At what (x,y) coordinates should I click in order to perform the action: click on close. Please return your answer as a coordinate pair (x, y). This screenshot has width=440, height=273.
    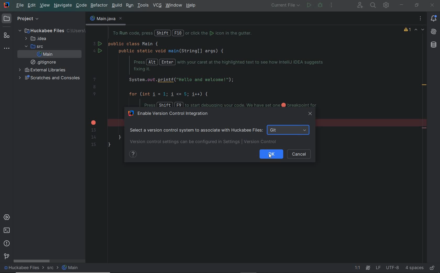
    Looking at the image, I should click on (311, 114).